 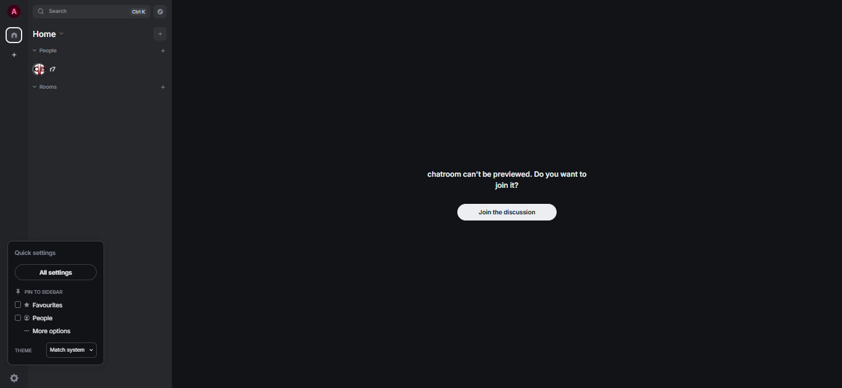 I want to click on rooms, so click(x=51, y=89).